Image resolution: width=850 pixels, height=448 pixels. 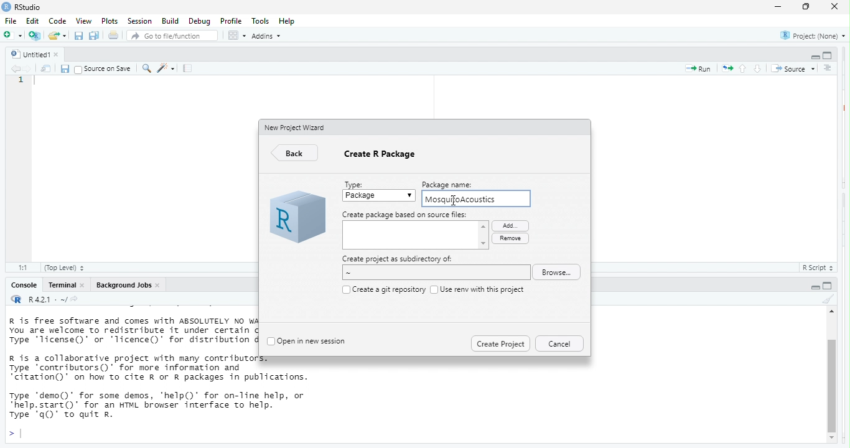 What do you see at coordinates (500, 342) in the screenshot?
I see ` Create Project ` at bounding box center [500, 342].